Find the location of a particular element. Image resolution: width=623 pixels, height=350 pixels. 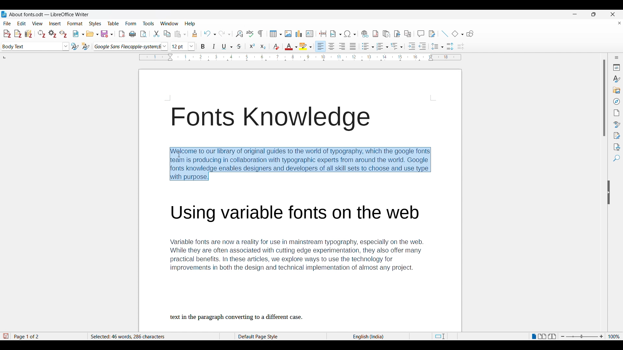

Insert image is located at coordinates (288, 34).